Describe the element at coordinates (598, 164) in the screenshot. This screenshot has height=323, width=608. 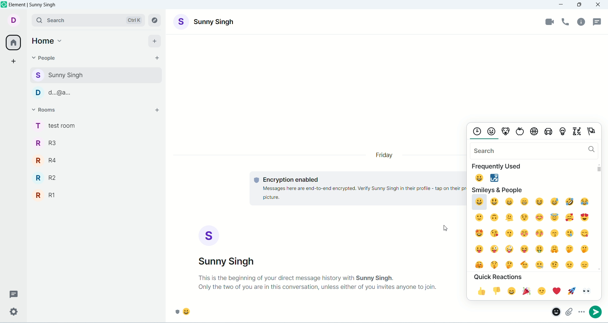
I see `scroll up` at that location.